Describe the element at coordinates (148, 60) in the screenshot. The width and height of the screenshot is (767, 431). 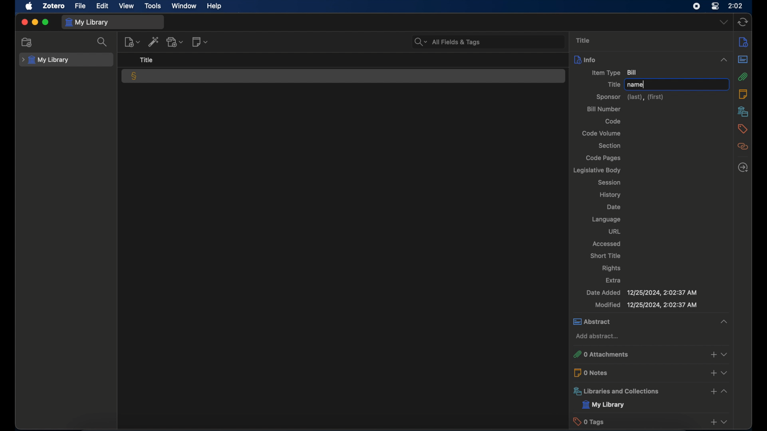
I see `title` at that location.